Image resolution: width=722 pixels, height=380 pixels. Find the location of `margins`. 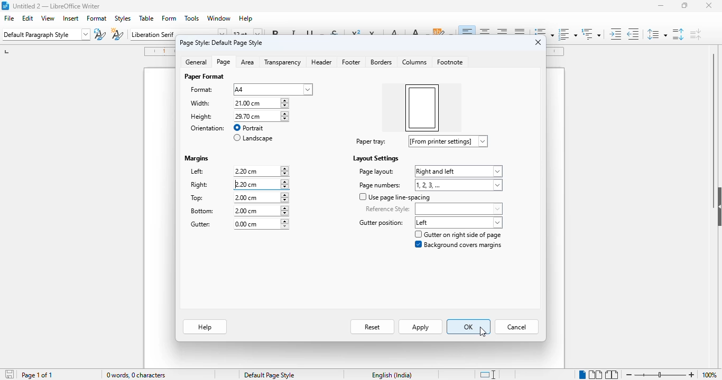

margins is located at coordinates (196, 158).